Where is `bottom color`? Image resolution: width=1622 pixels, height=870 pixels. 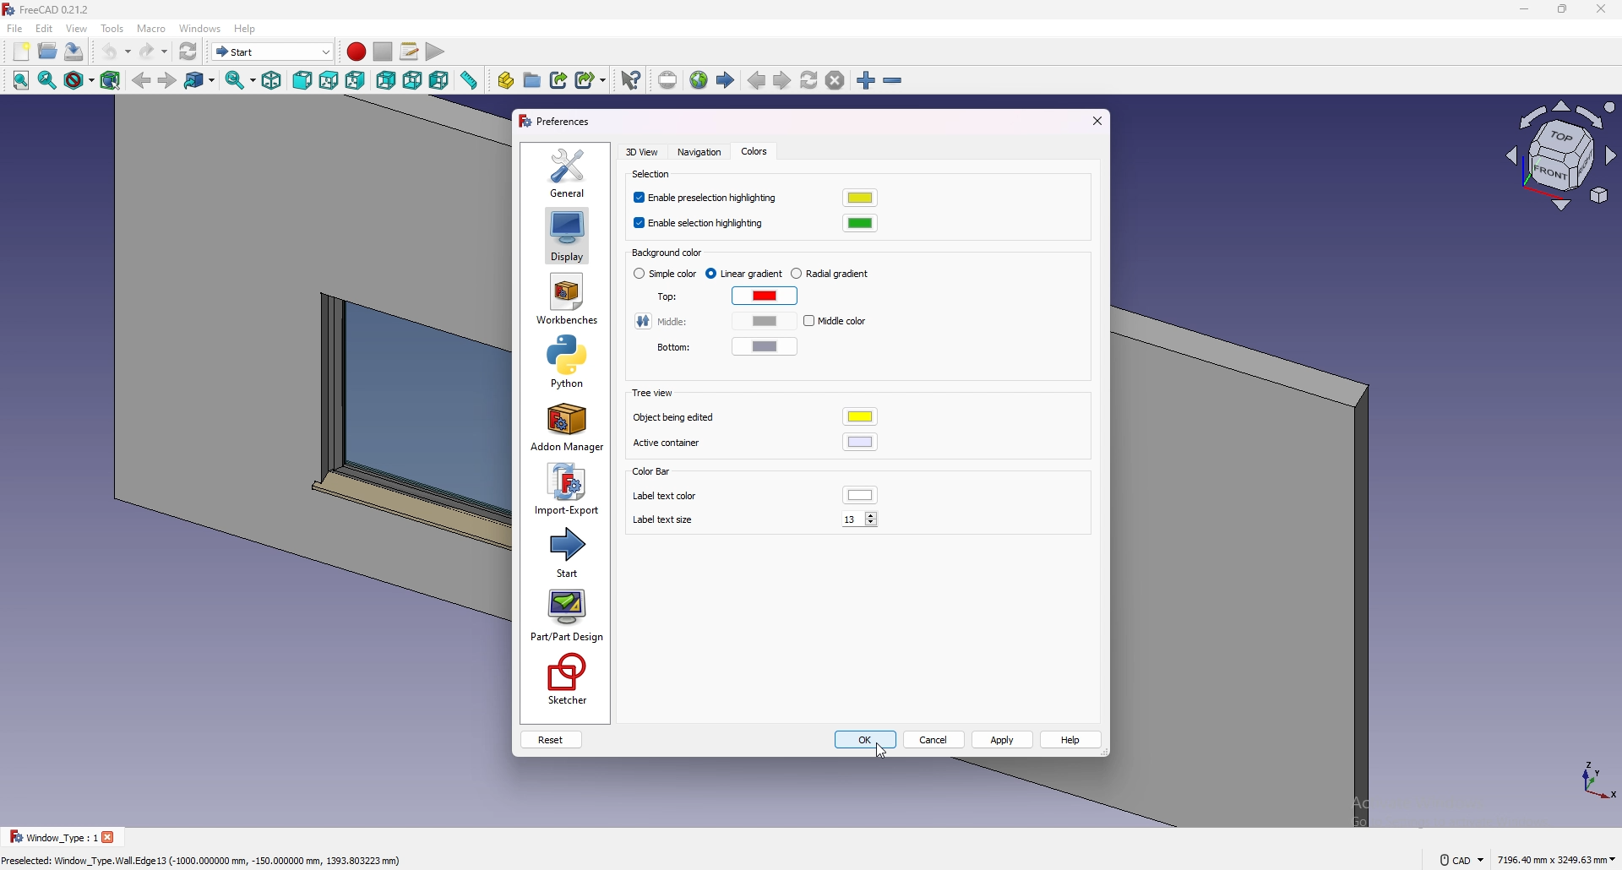 bottom color is located at coordinates (767, 346).